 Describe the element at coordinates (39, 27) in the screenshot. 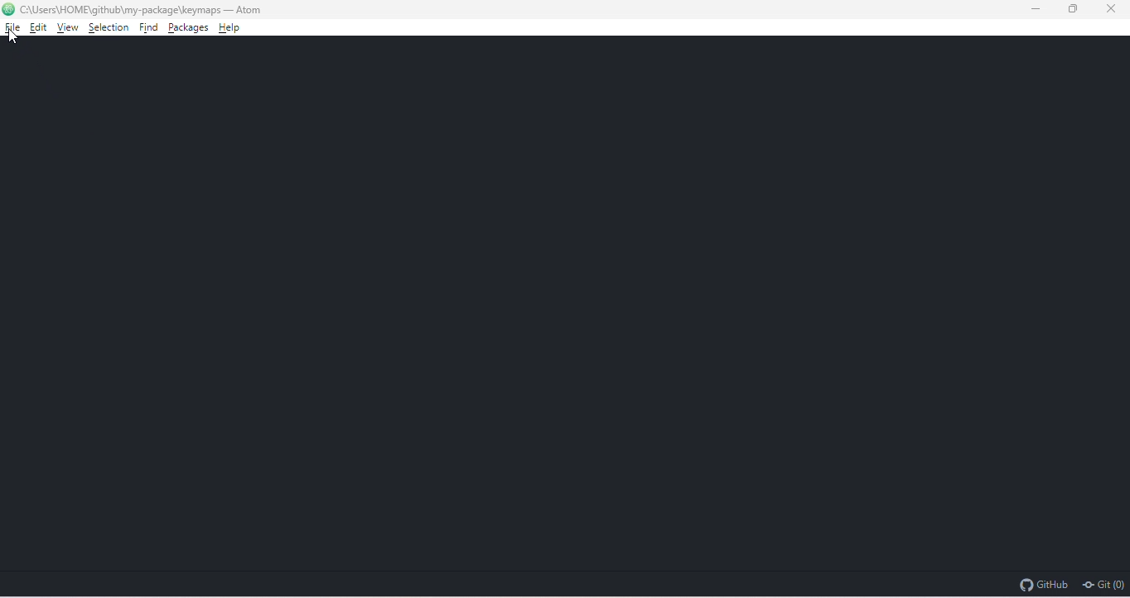

I see `edit` at that location.